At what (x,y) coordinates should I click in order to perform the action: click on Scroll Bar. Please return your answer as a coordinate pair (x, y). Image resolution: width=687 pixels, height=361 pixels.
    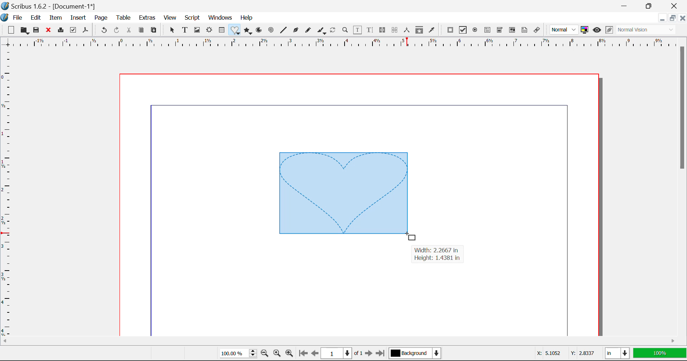
    Looking at the image, I should click on (683, 185).